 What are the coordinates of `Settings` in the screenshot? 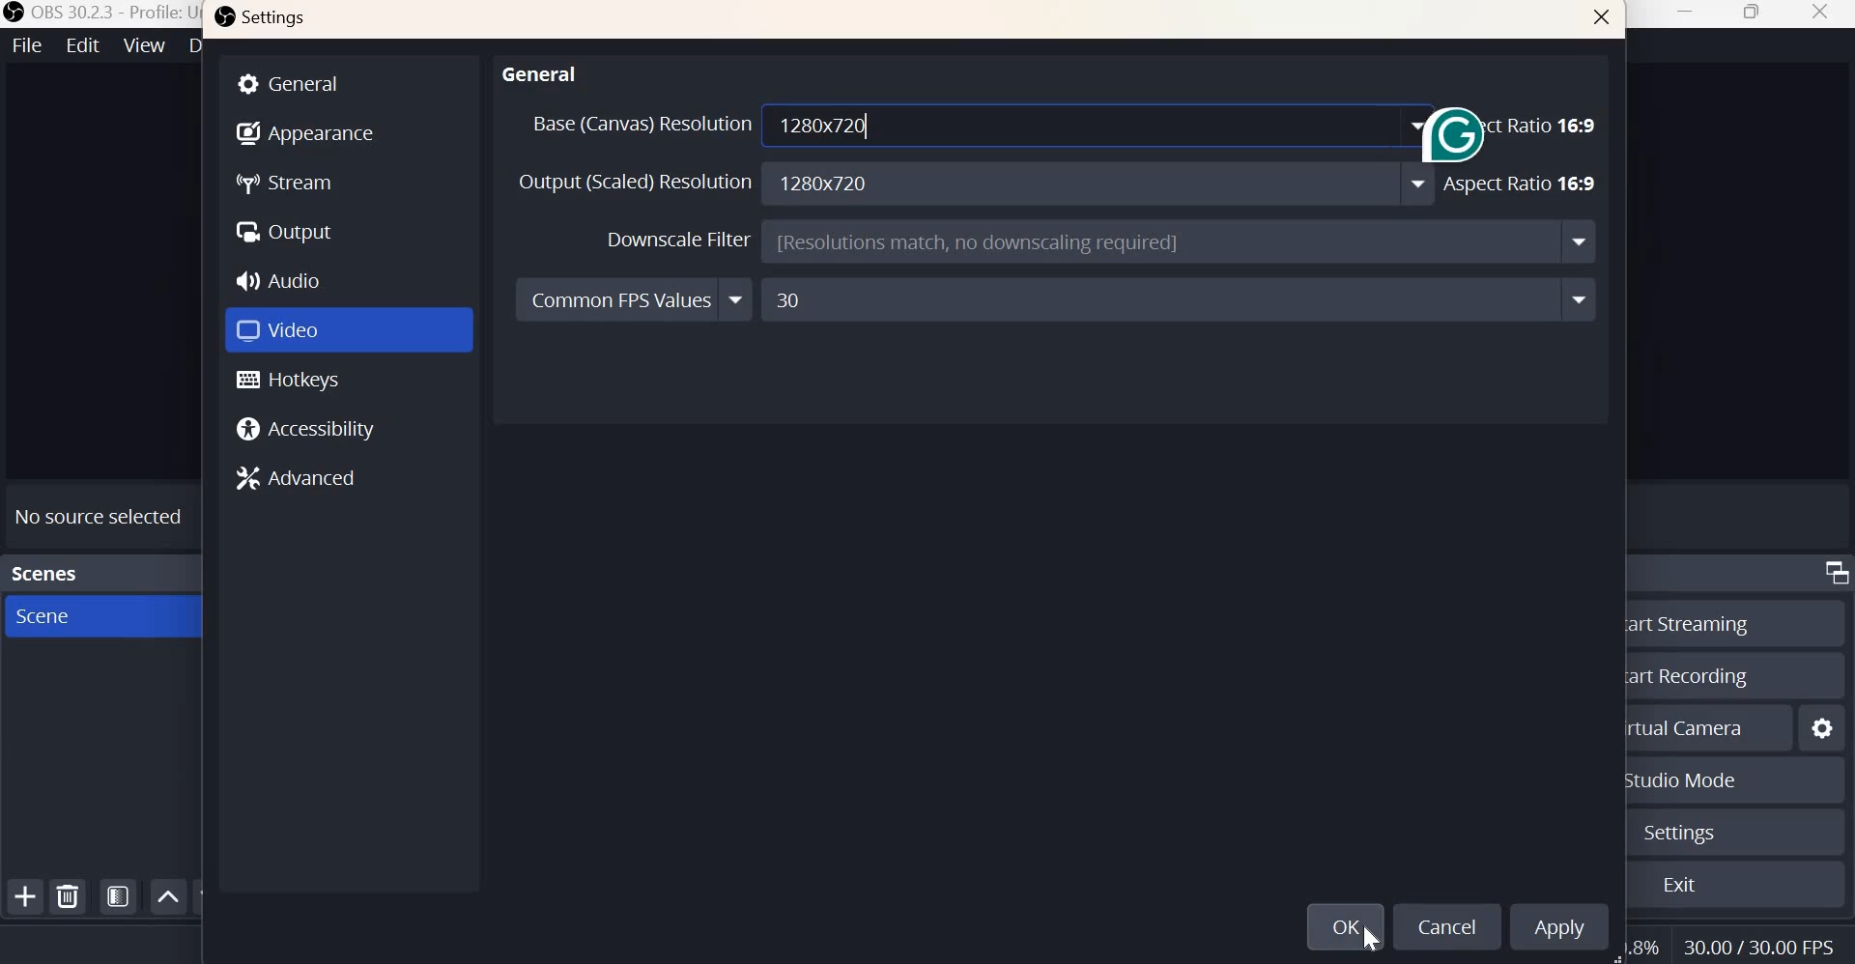 It's located at (1676, 834).